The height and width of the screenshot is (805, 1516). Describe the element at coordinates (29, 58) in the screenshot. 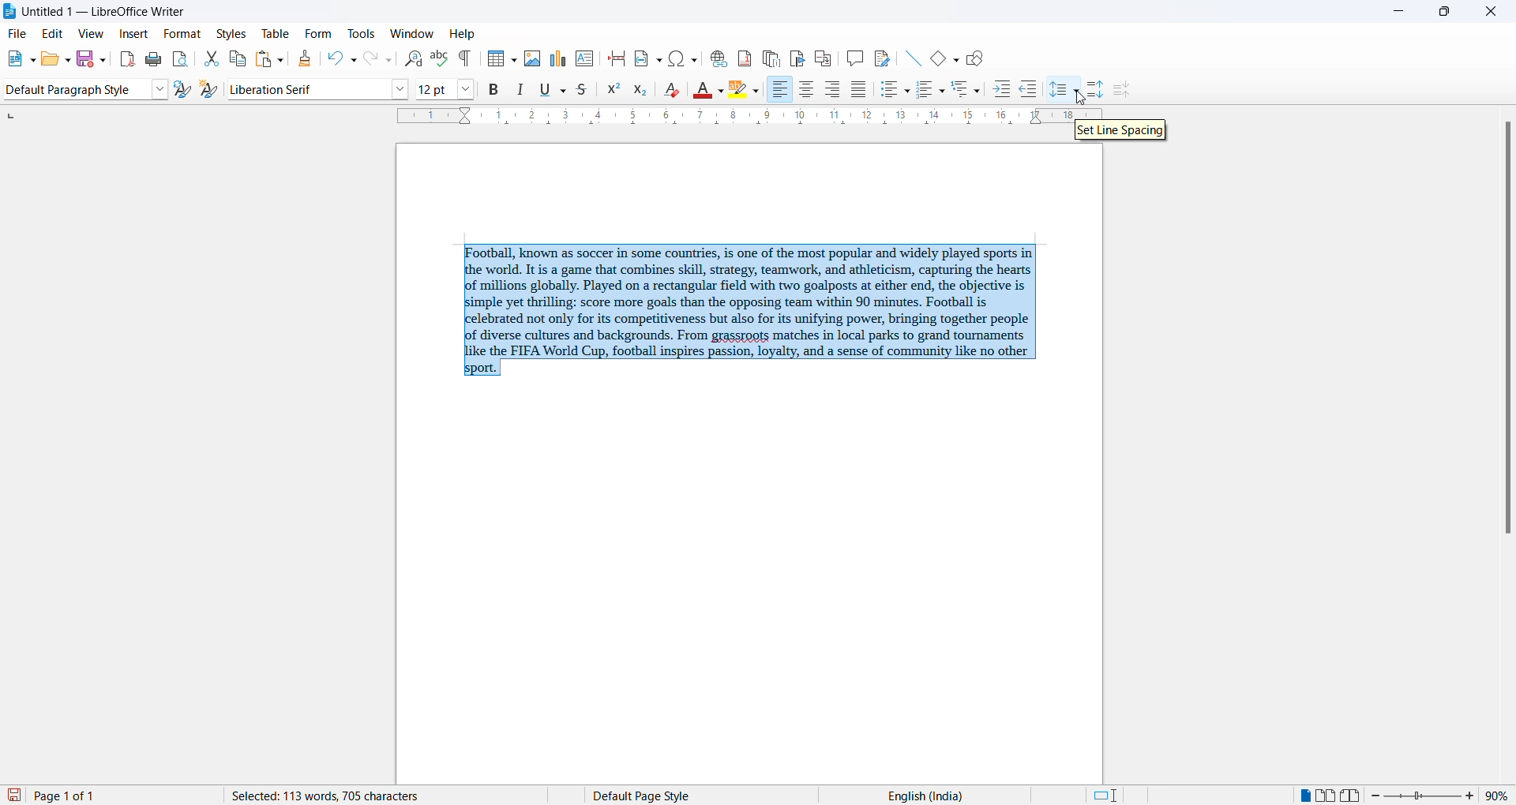

I see `new file options` at that location.